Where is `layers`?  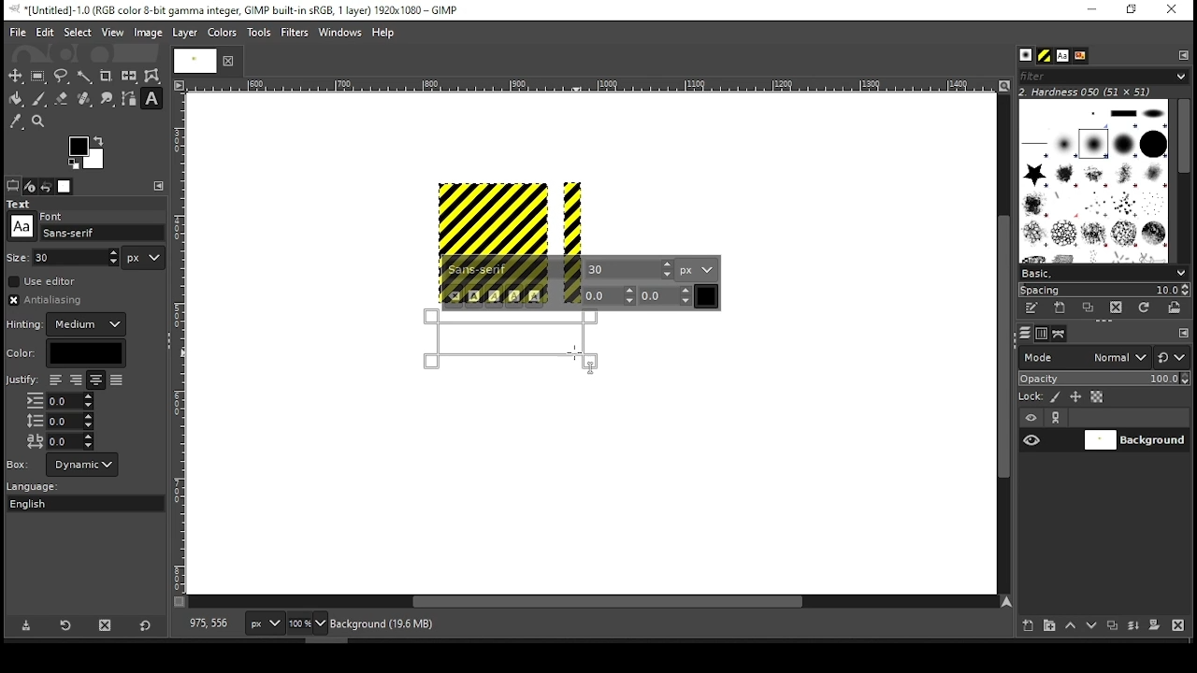
layers is located at coordinates (1024, 334).